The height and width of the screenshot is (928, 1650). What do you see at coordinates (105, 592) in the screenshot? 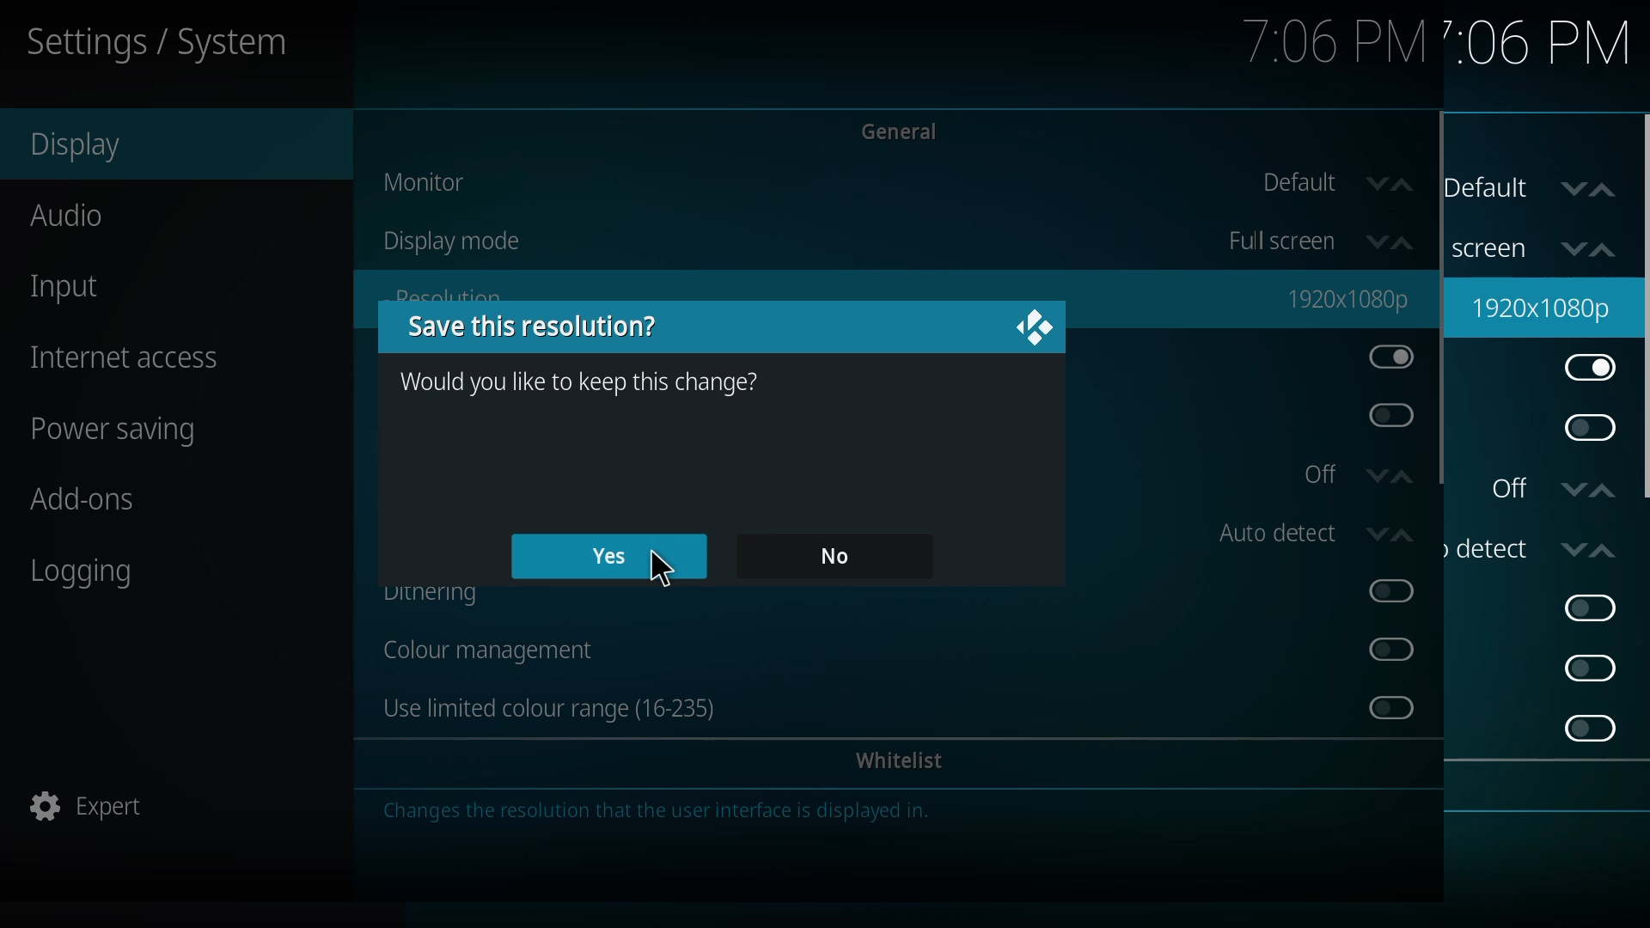
I see `logging` at bounding box center [105, 592].